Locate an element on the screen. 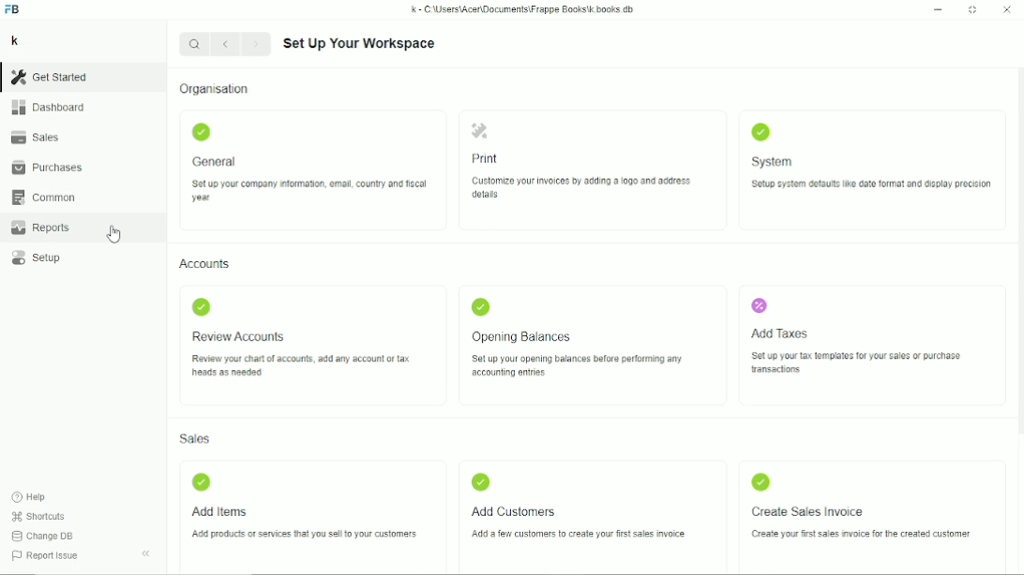  Previous is located at coordinates (227, 45).